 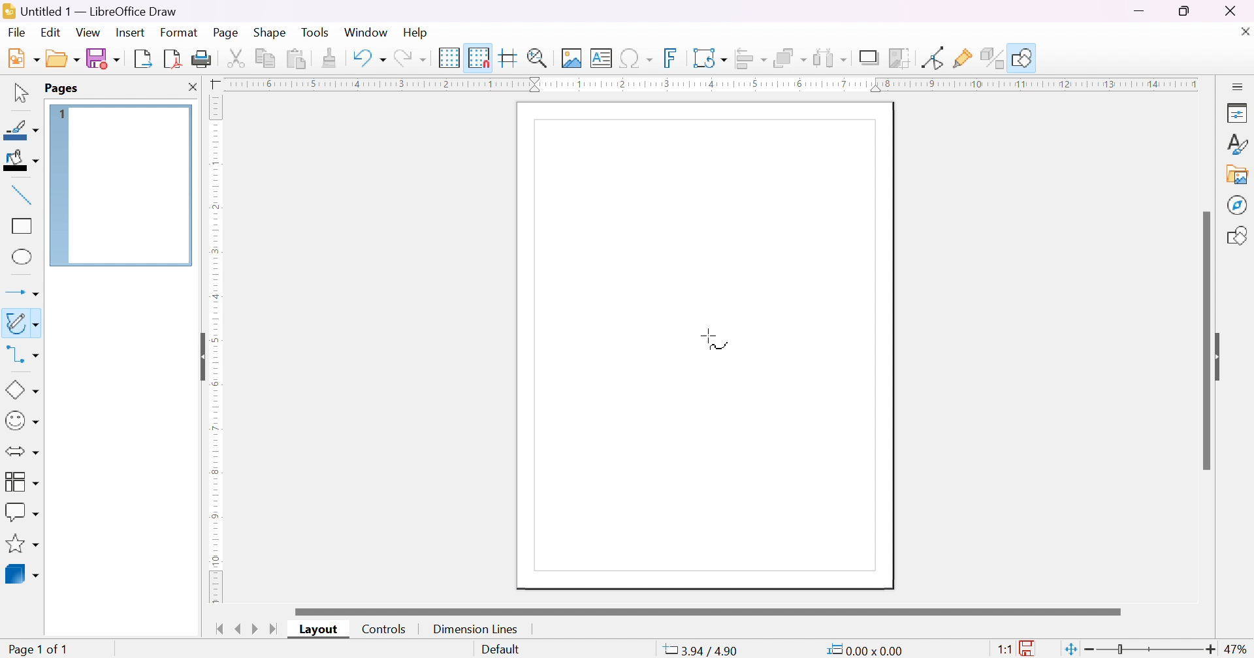 What do you see at coordinates (539, 58) in the screenshot?
I see `zoom & plan` at bounding box center [539, 58].